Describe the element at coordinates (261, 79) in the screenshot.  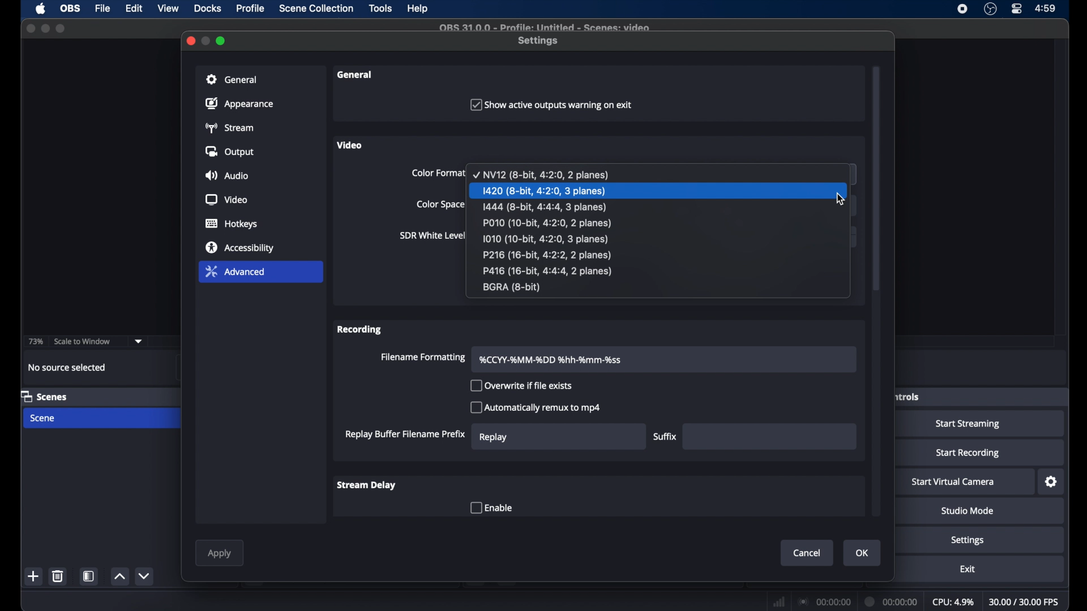
I see `general` at that location.